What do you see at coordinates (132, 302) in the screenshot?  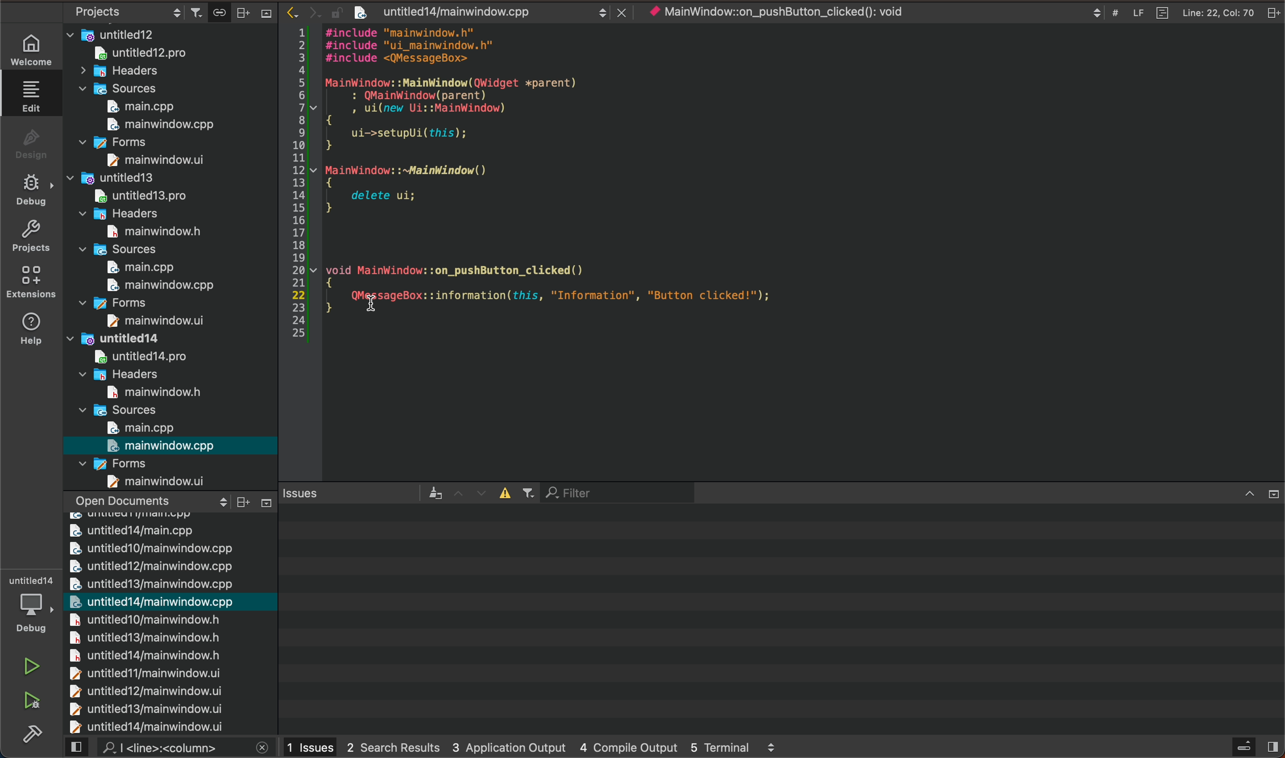 I see `forms` at bounding box center [132, 302].